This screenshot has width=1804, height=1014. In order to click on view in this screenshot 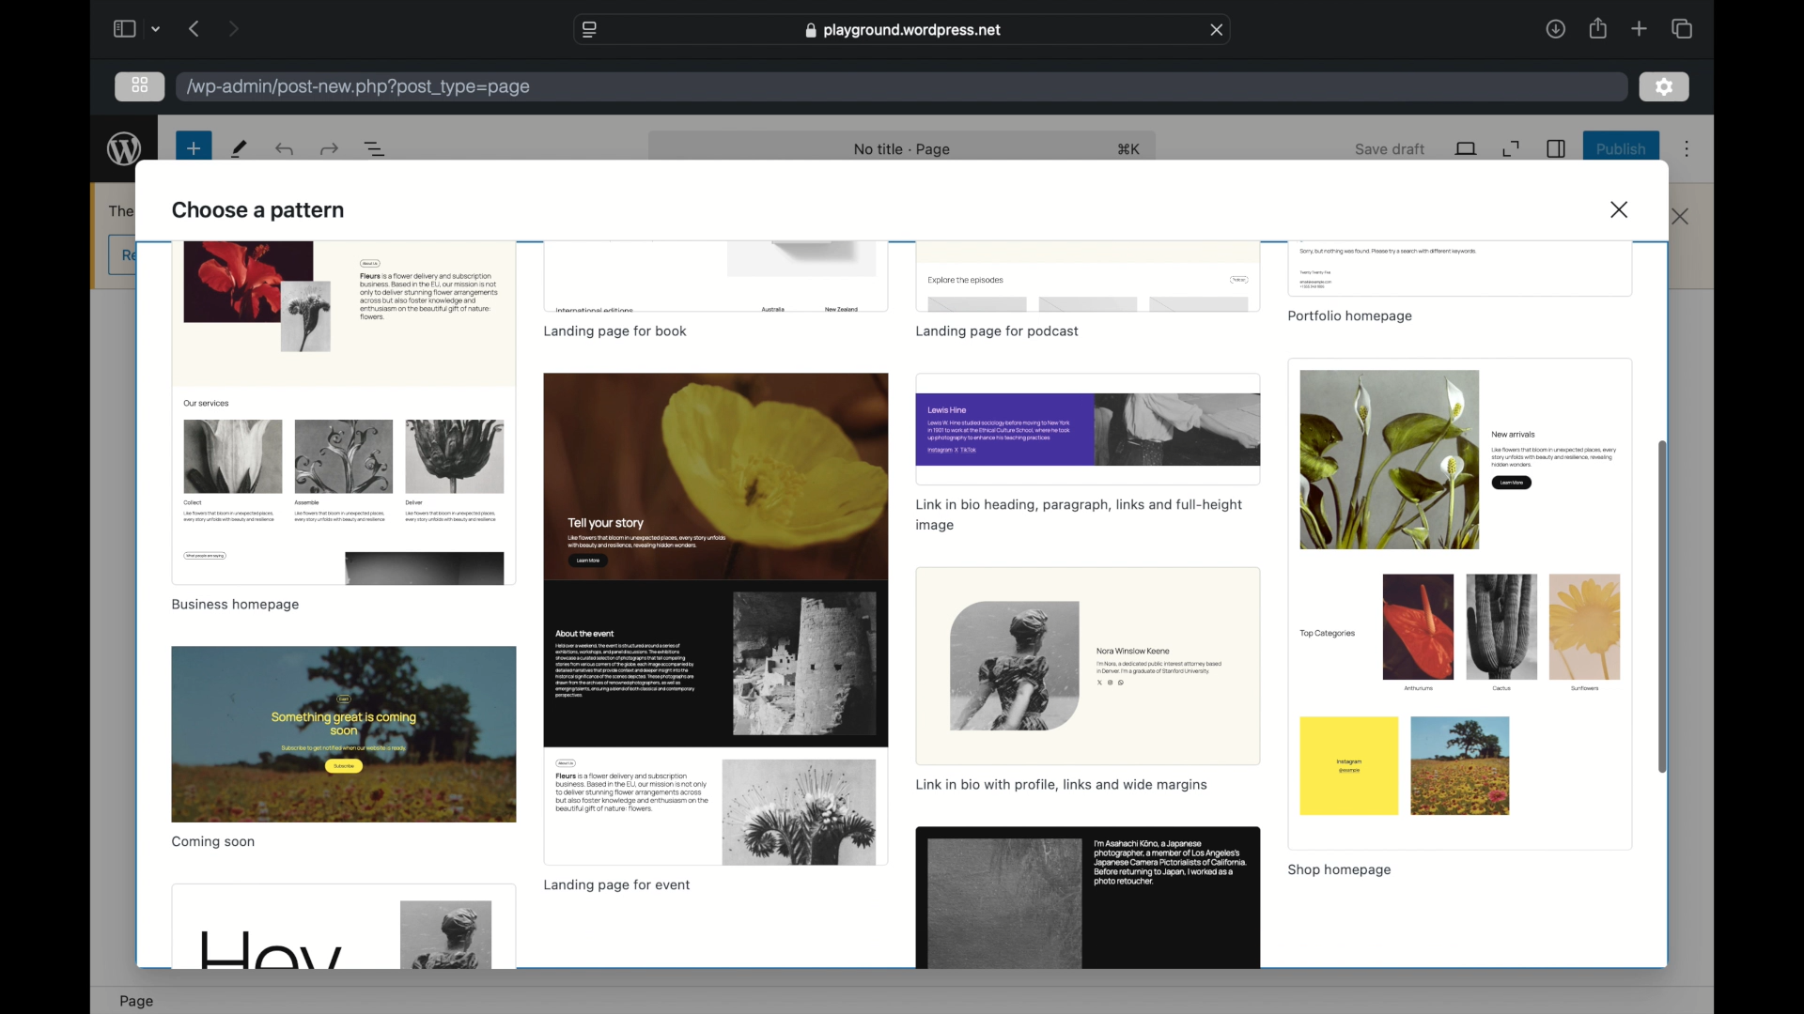, I will do `click(1468, 148)`.